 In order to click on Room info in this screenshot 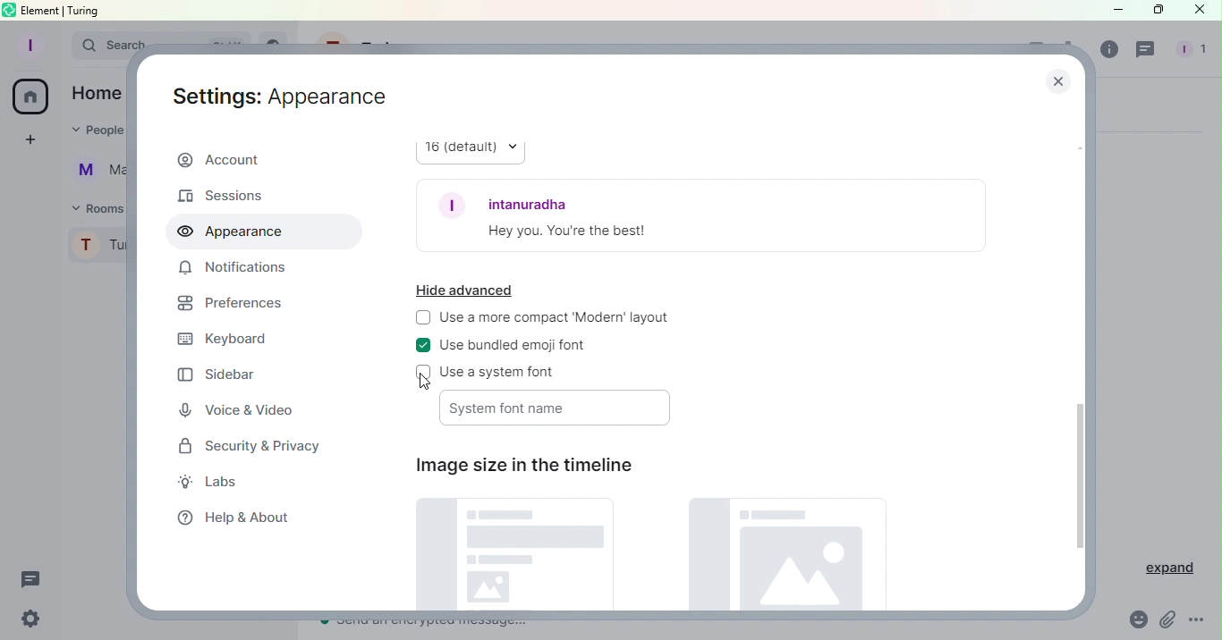, I will do `click(1108, 48)`.